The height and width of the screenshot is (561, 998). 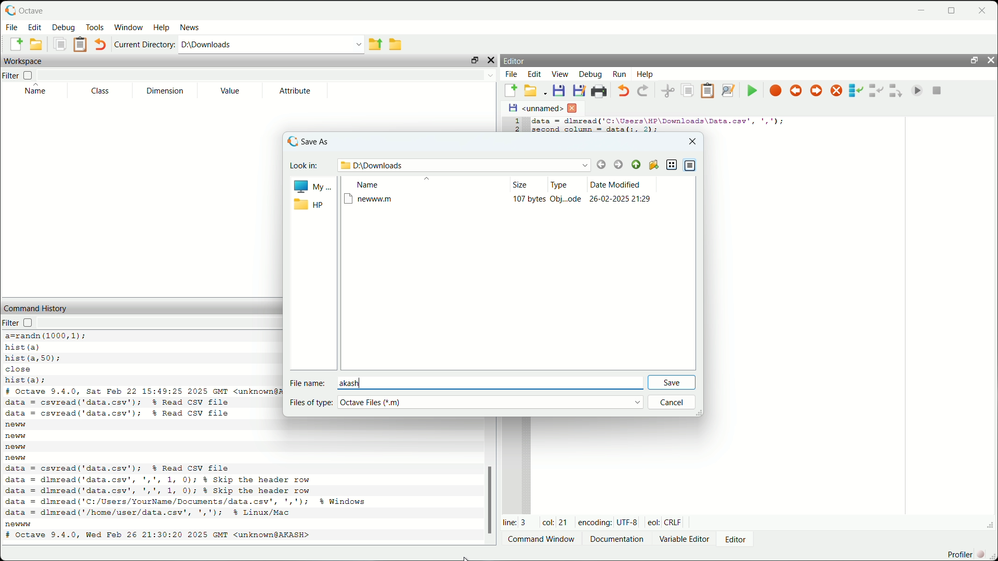 I want to click on paste, so click(x=81, y=46).